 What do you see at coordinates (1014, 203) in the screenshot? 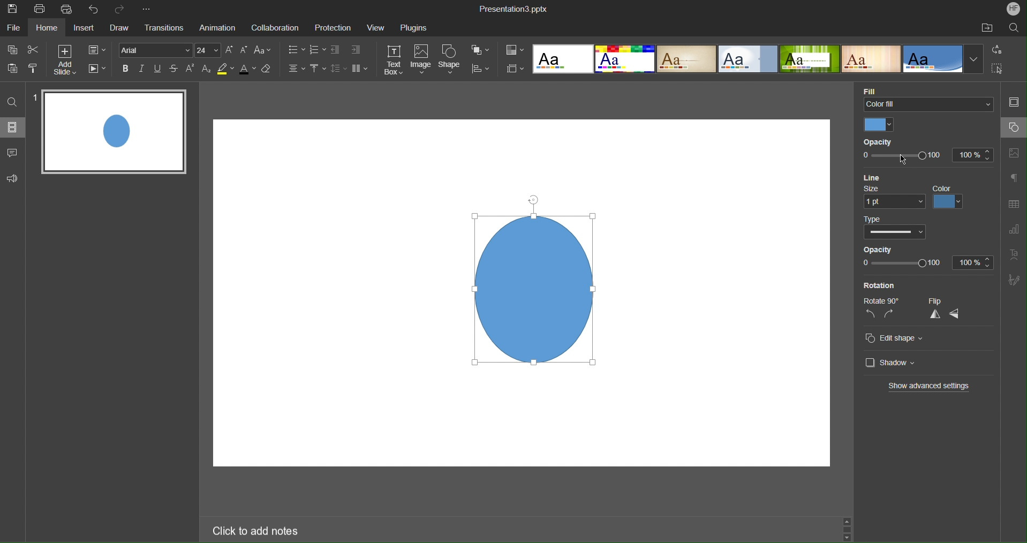
I see `Table` at bounding box center [1014, 203].